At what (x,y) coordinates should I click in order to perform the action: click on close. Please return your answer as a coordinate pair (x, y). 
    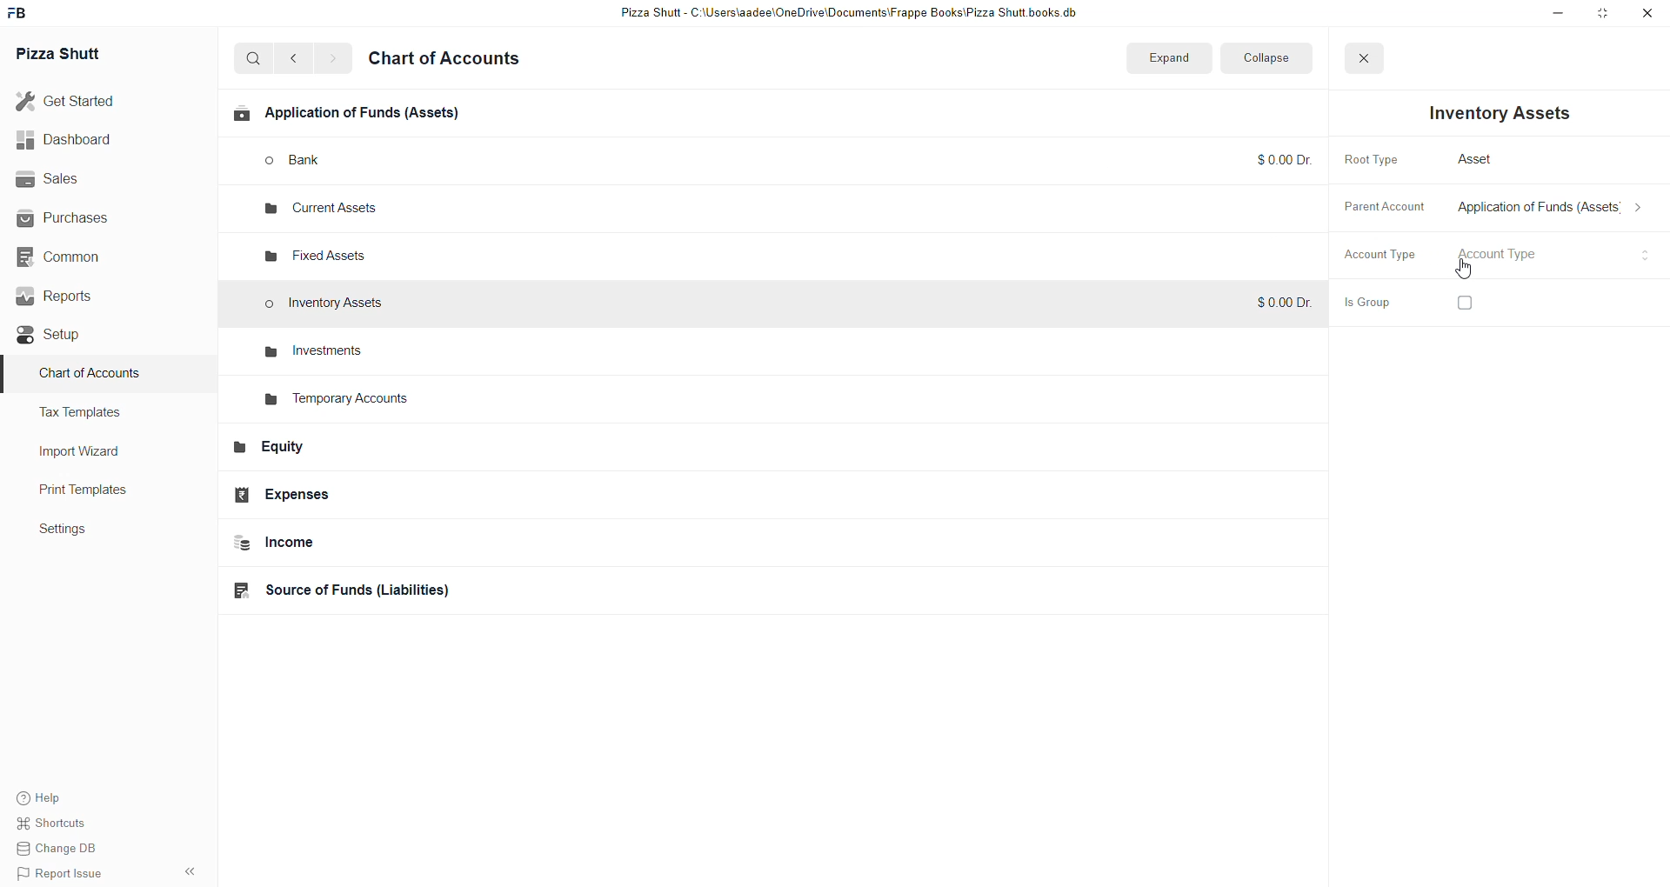
    Looking at the image, I should click on (1650, 15).